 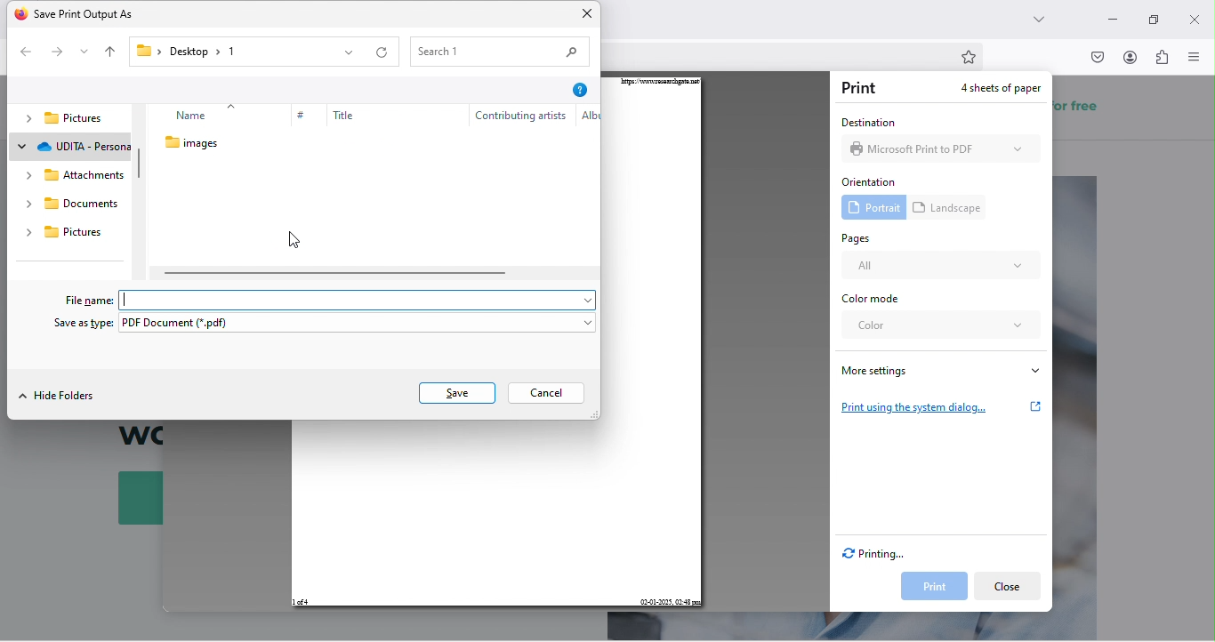 What do you see at coordinates (55, 52) in the screenshot?
I see `forward` at bounding box center [55, 52].